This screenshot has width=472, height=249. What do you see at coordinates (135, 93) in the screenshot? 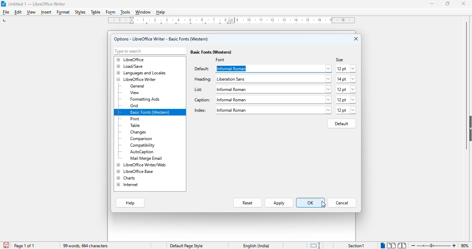
I see `view` at bounding box center [135, 93].